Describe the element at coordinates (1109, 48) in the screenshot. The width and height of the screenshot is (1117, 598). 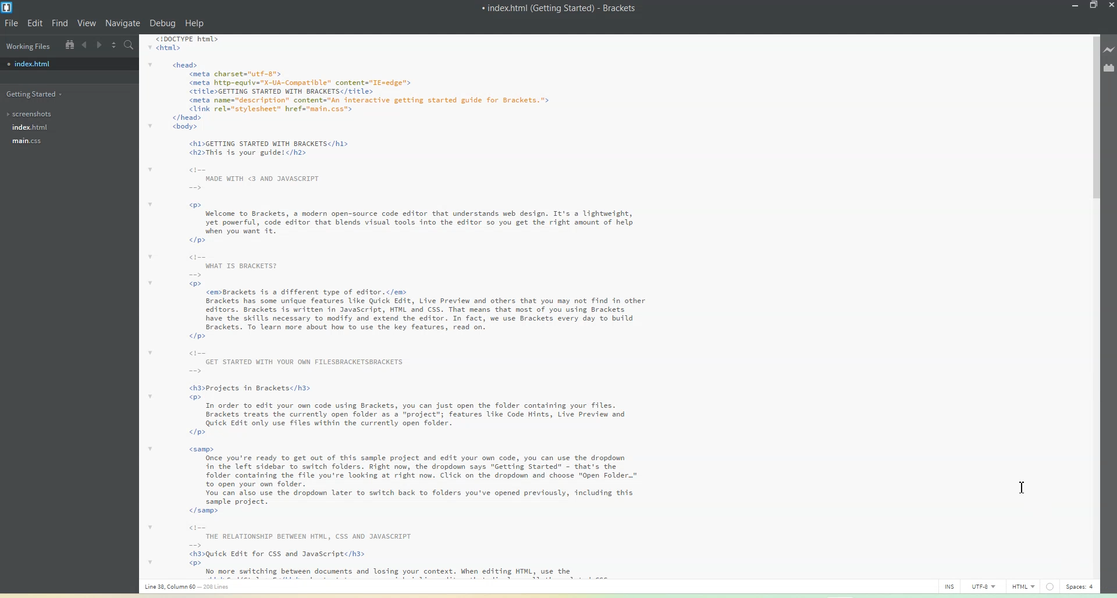
I see `Like Preview` at that location.